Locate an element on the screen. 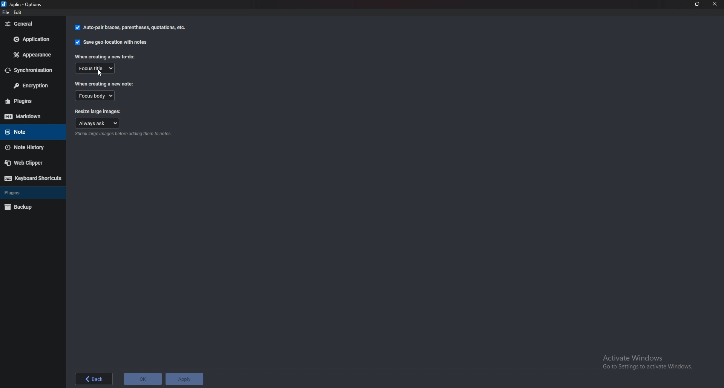 Image resolution: width=724 pixels, height=388 pixels. When creating a new note is located at coordinates (105, 83).